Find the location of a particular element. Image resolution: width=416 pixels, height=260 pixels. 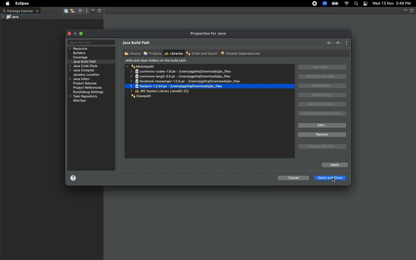

Close is located at coordinates (70, 34).